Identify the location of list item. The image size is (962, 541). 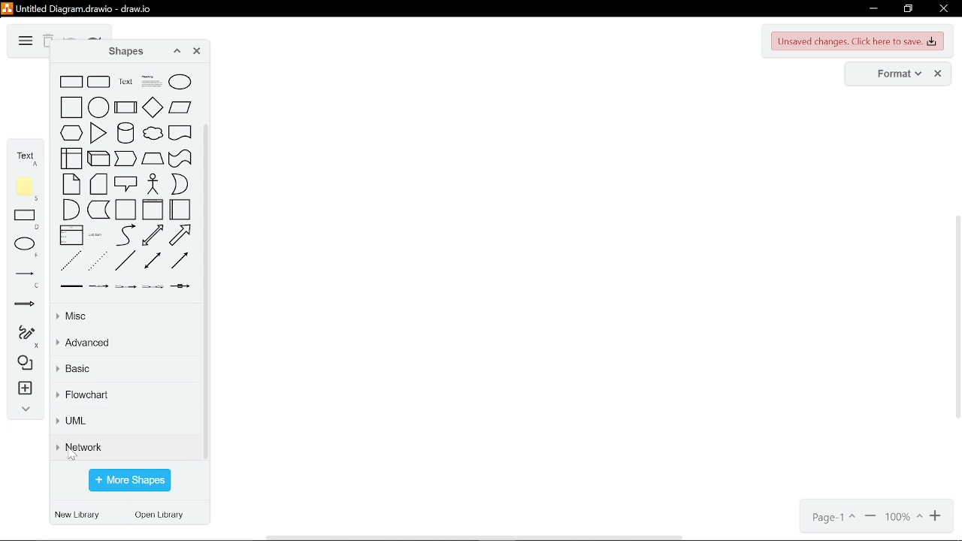
(95, 235).